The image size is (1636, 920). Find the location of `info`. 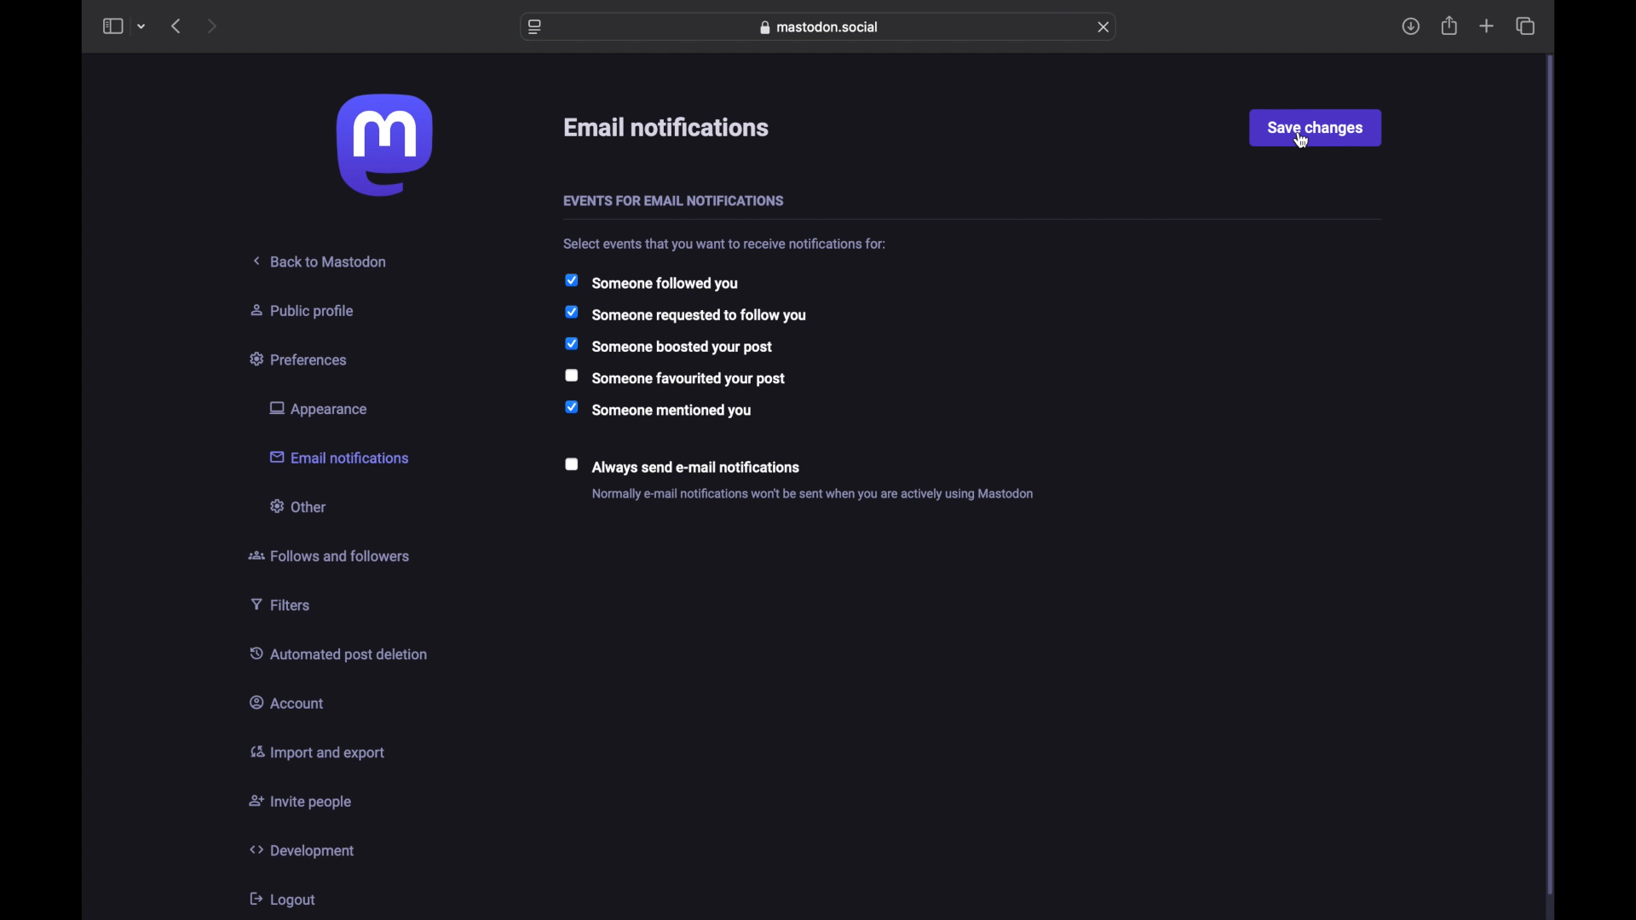

info is located at coordinates (813, 494).